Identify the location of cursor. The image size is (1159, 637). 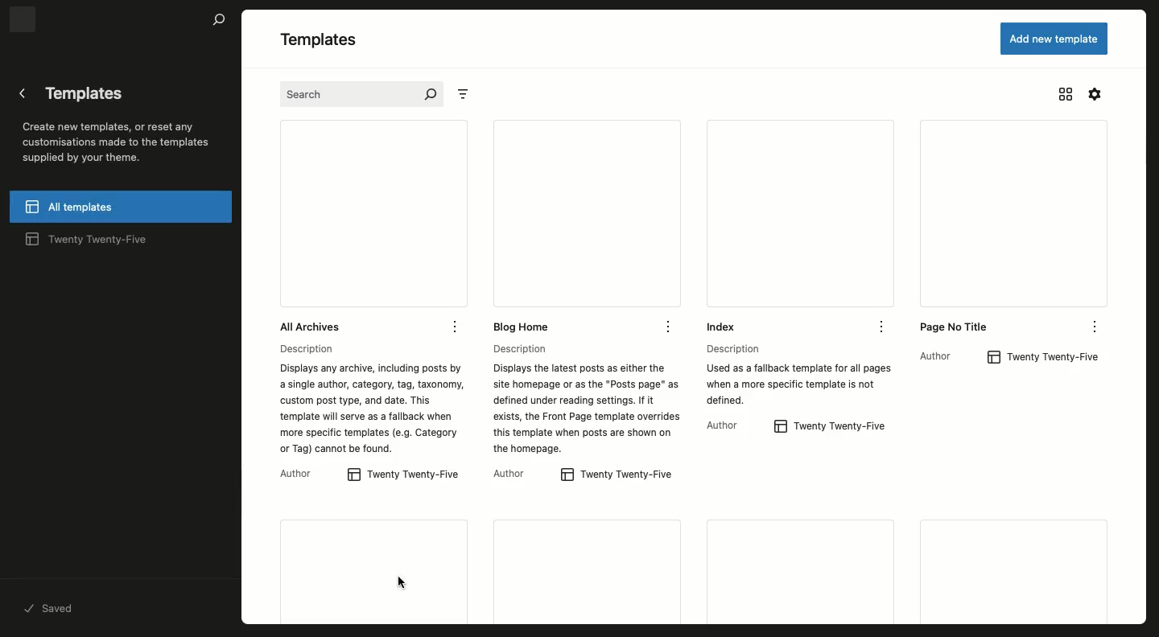
(403, 582).